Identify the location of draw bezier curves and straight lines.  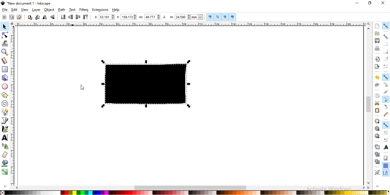
(5, 121).